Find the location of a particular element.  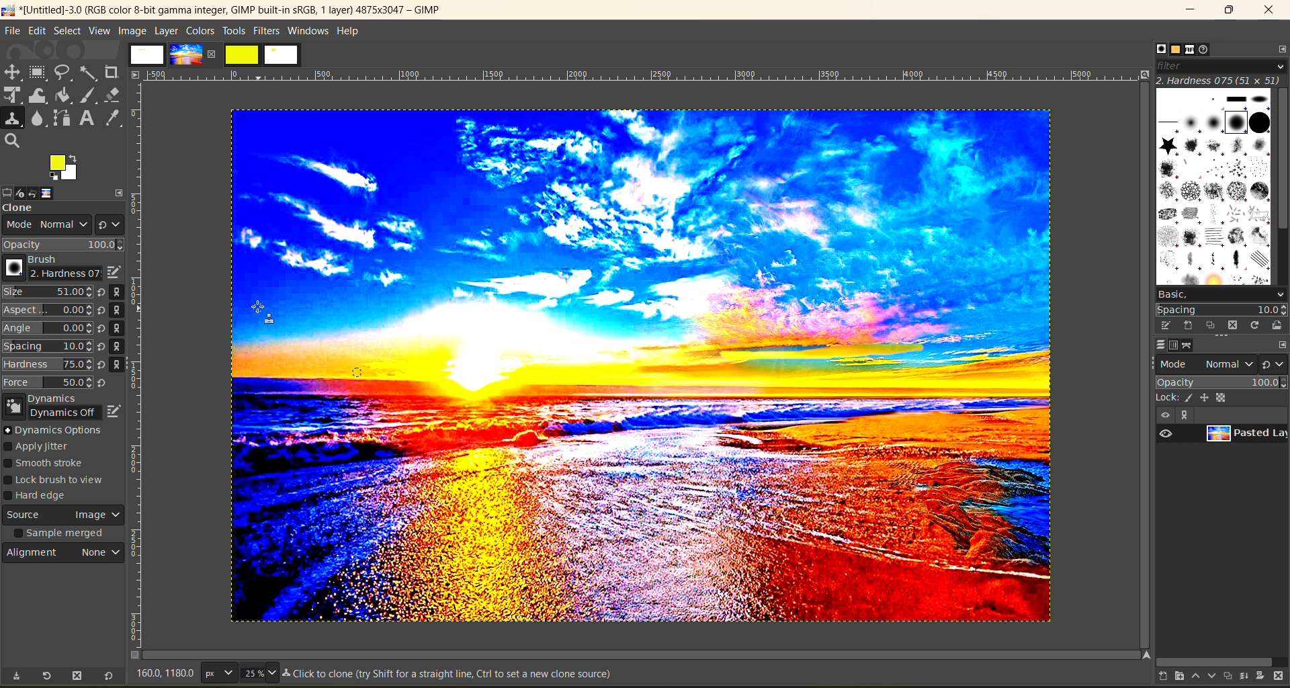

reset to default values is located at coordinates (107, 677).